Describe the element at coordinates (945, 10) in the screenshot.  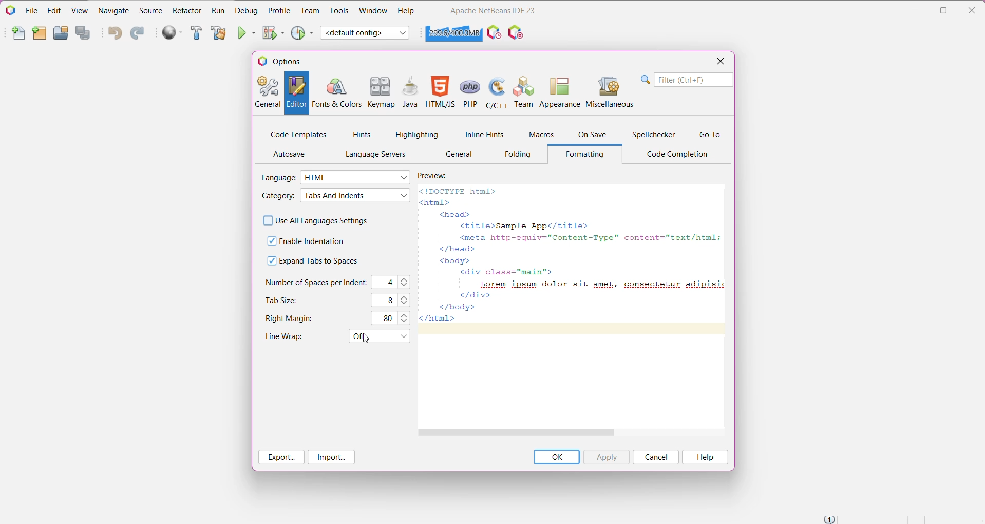
I see `Restore Down` at that location.